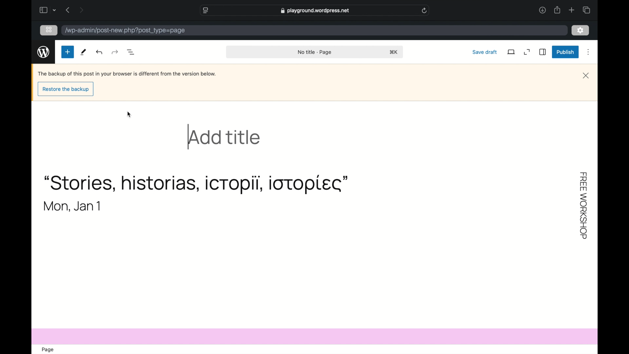 Image resolution: width=629 pixels, height=354 pixels. Describe the element at coordinates (557, 10) in the screenshot. I see `share` at that location.